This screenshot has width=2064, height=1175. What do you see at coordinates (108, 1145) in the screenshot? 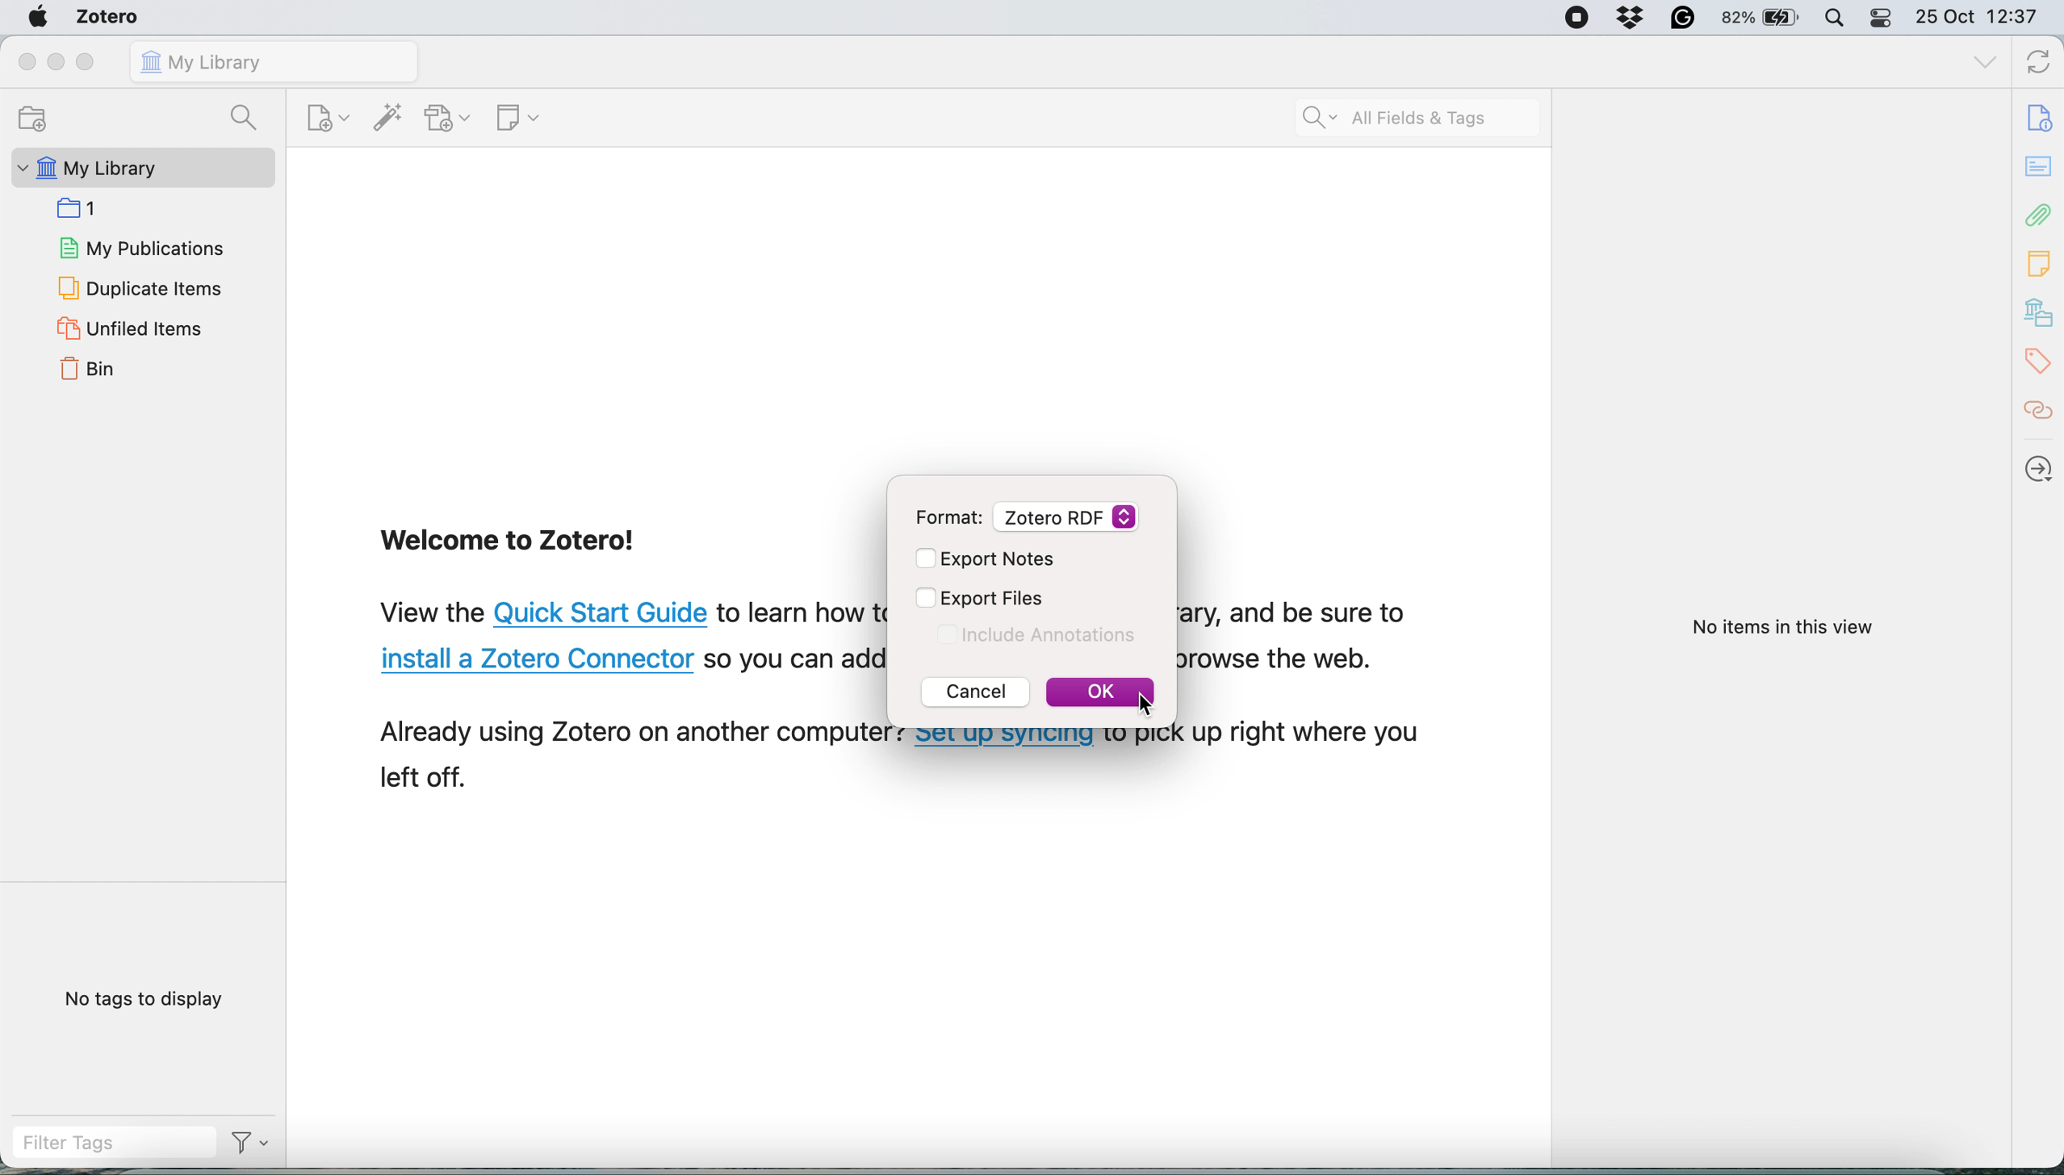
I see `filter tags` at bounding box center [108, 1145].